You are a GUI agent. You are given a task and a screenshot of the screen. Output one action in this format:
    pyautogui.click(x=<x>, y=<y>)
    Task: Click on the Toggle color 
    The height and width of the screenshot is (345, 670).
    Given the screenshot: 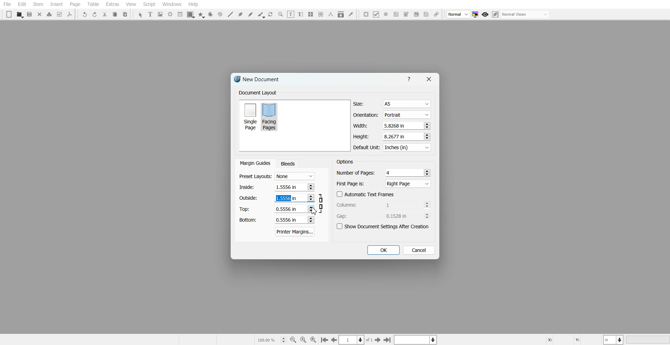 What is the action you would take?
    pyautogui.click(x=476, y=15)
    